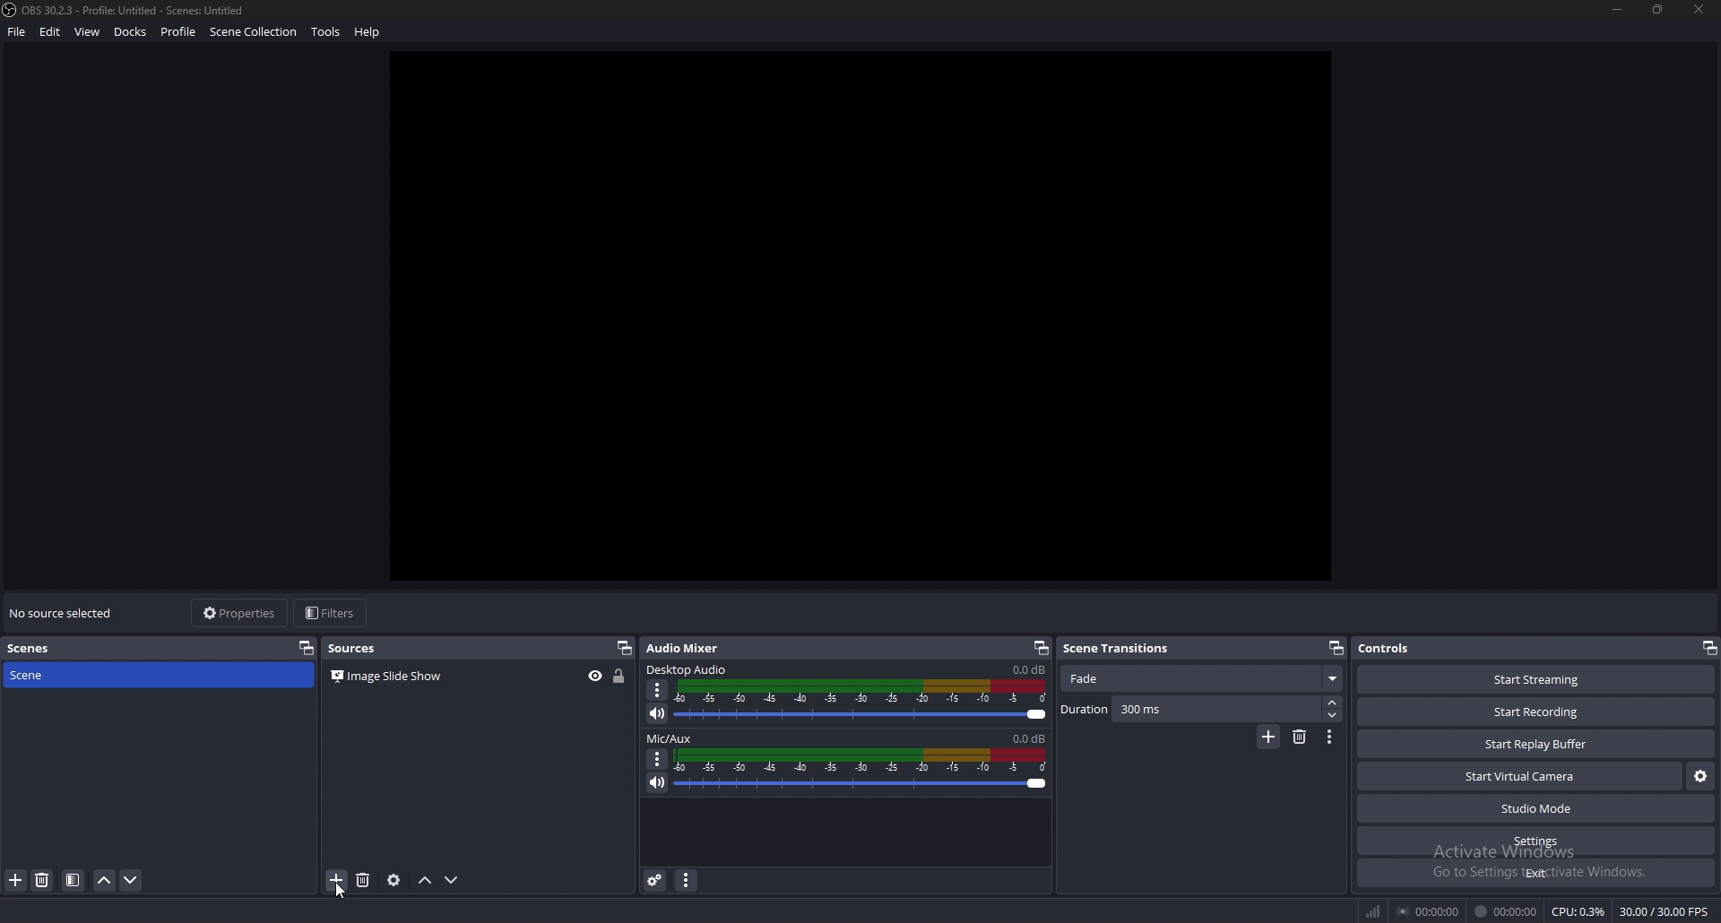  What do you see at coordinates (1699, 10) in the screenshot?
I see `close` at bounding box center [1699, 10].